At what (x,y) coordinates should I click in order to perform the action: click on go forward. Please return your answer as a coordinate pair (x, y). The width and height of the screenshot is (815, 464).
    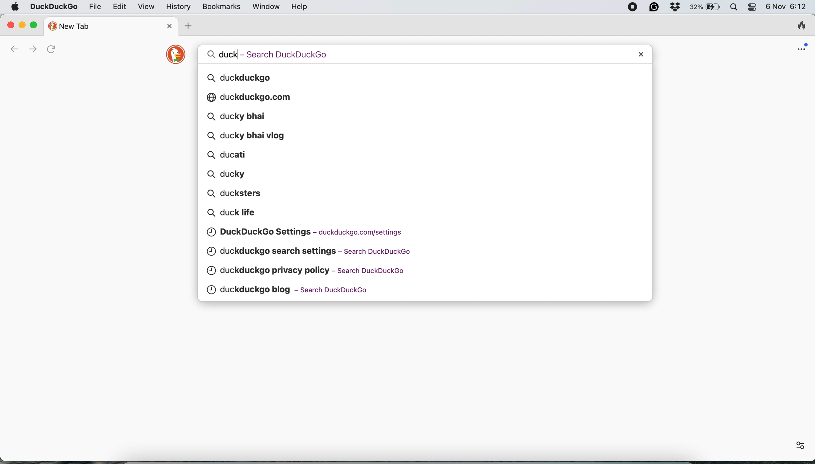
    Looking at the image, I should click on (31, 49).